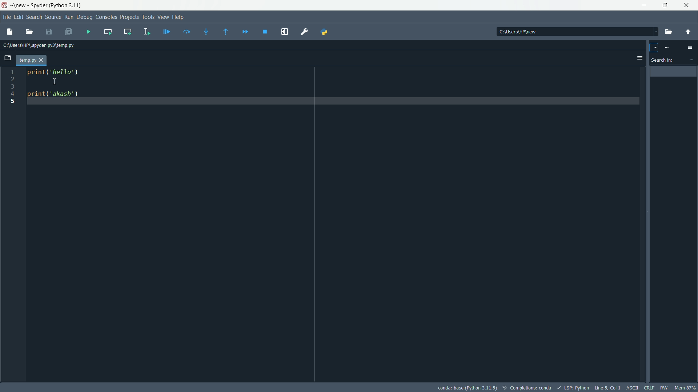 The image size is (698, 392). I want to click on edit menu, so click(19, 17).